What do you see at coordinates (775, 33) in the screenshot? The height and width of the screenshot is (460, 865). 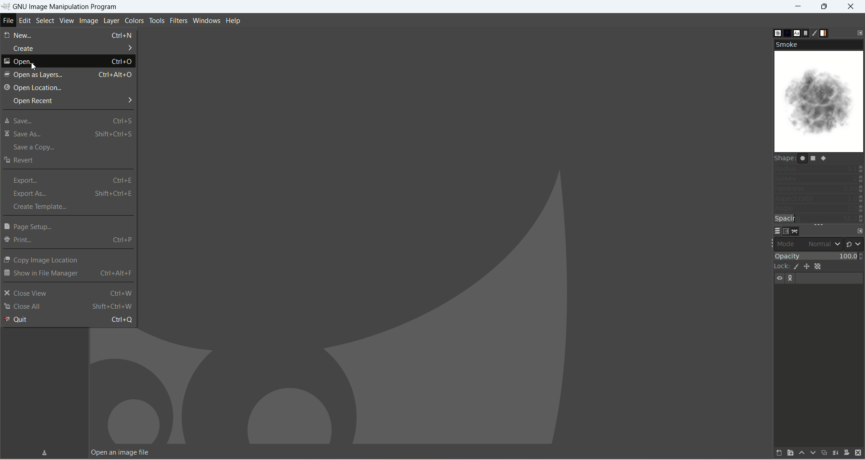 I see `brushes` at bounding box center [775, 33].